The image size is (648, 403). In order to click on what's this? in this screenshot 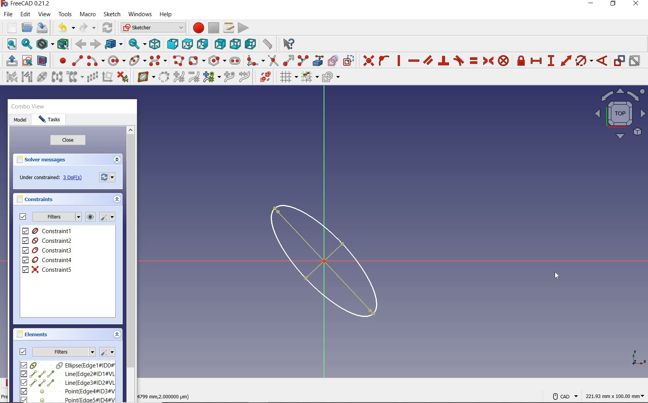, I will do `click(287, 42)`.